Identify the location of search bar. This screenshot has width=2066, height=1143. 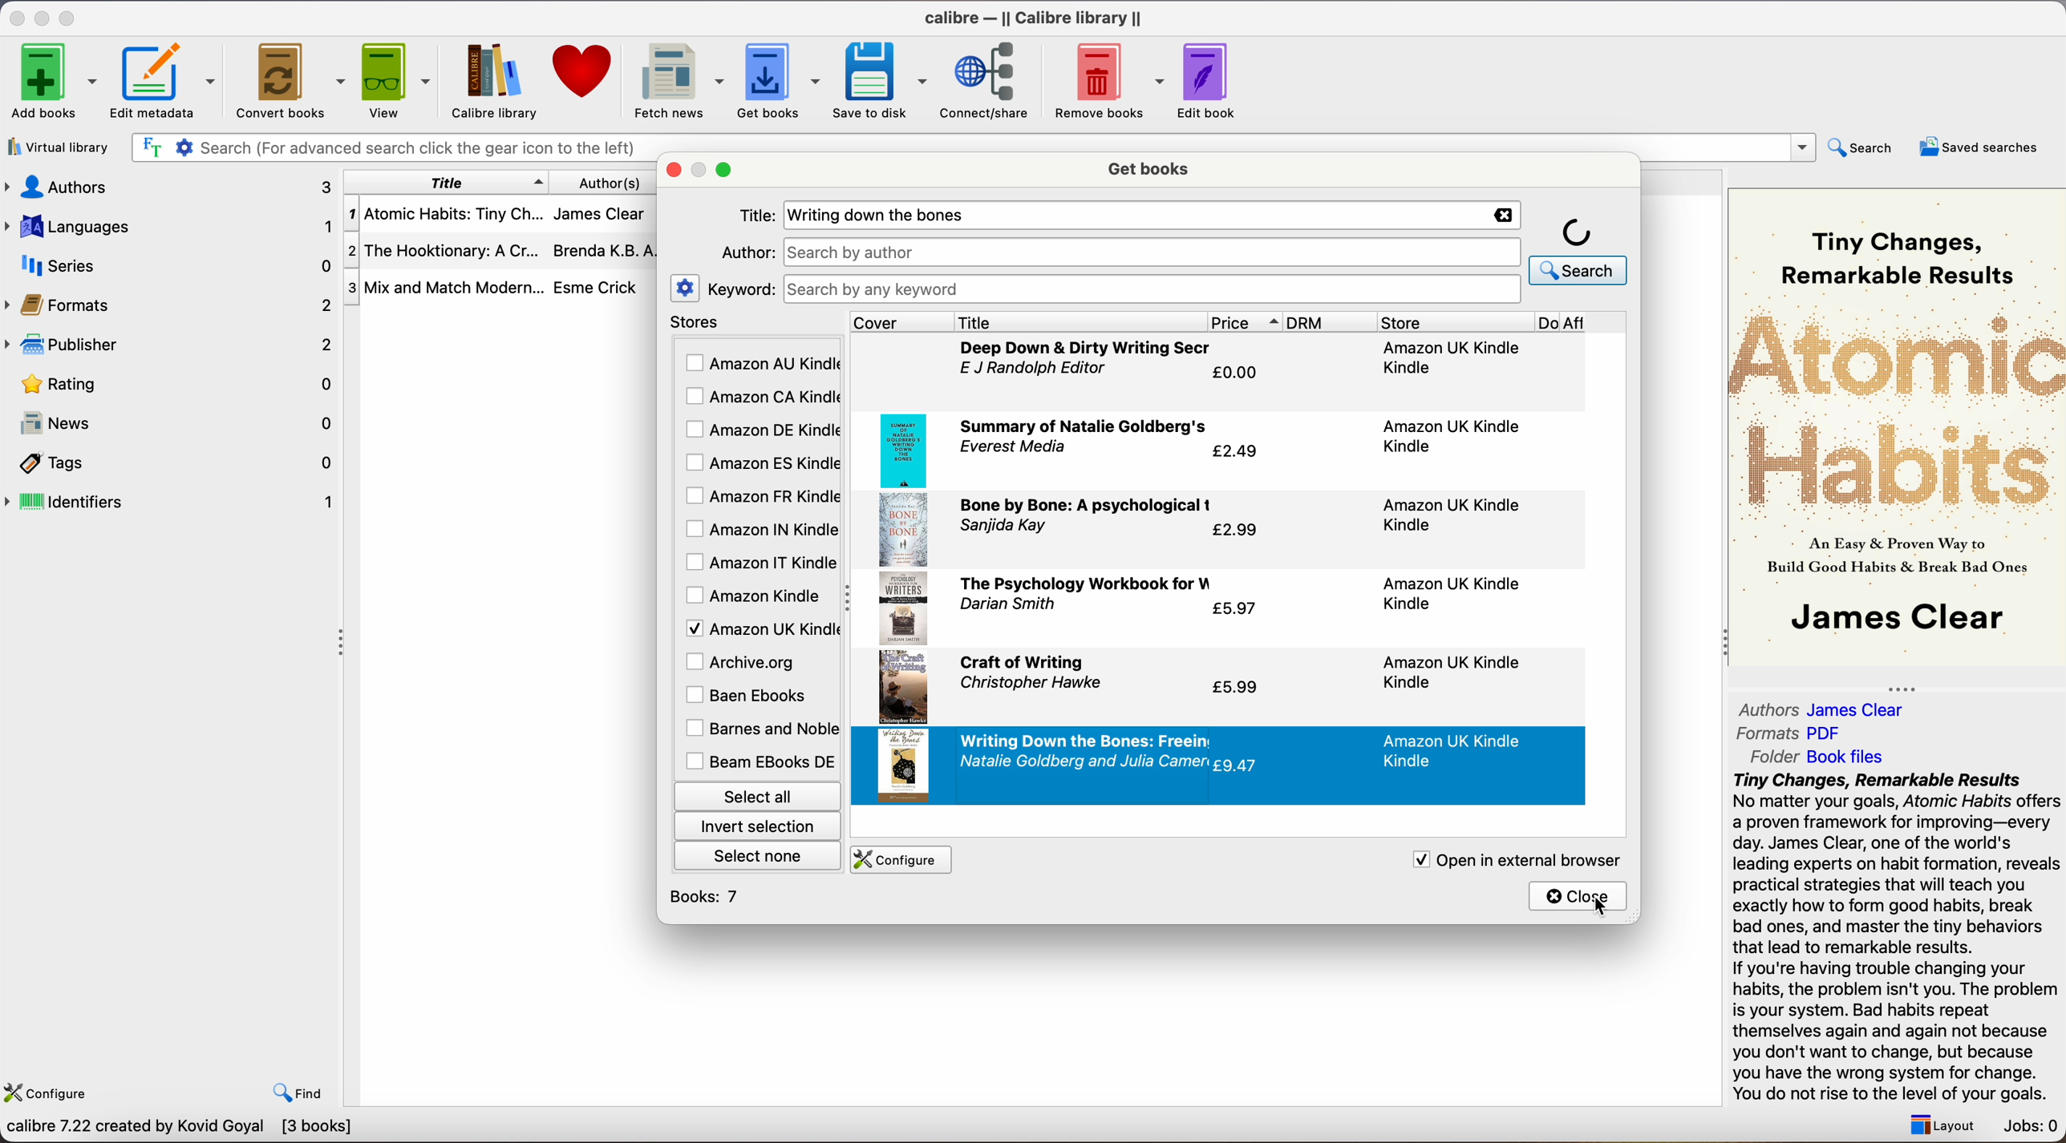
(1150, 289).